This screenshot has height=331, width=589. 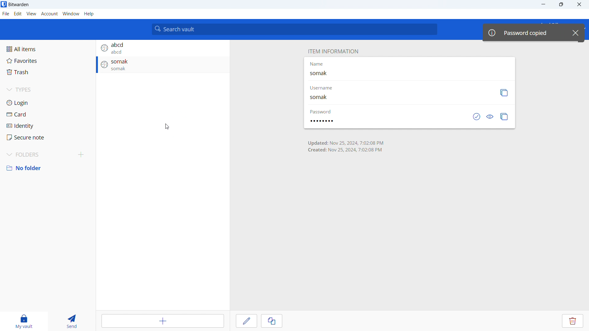 What do you see at coordinates (321, 74) in the screenshot?
I see `somak` at bounding box center [321, 74].